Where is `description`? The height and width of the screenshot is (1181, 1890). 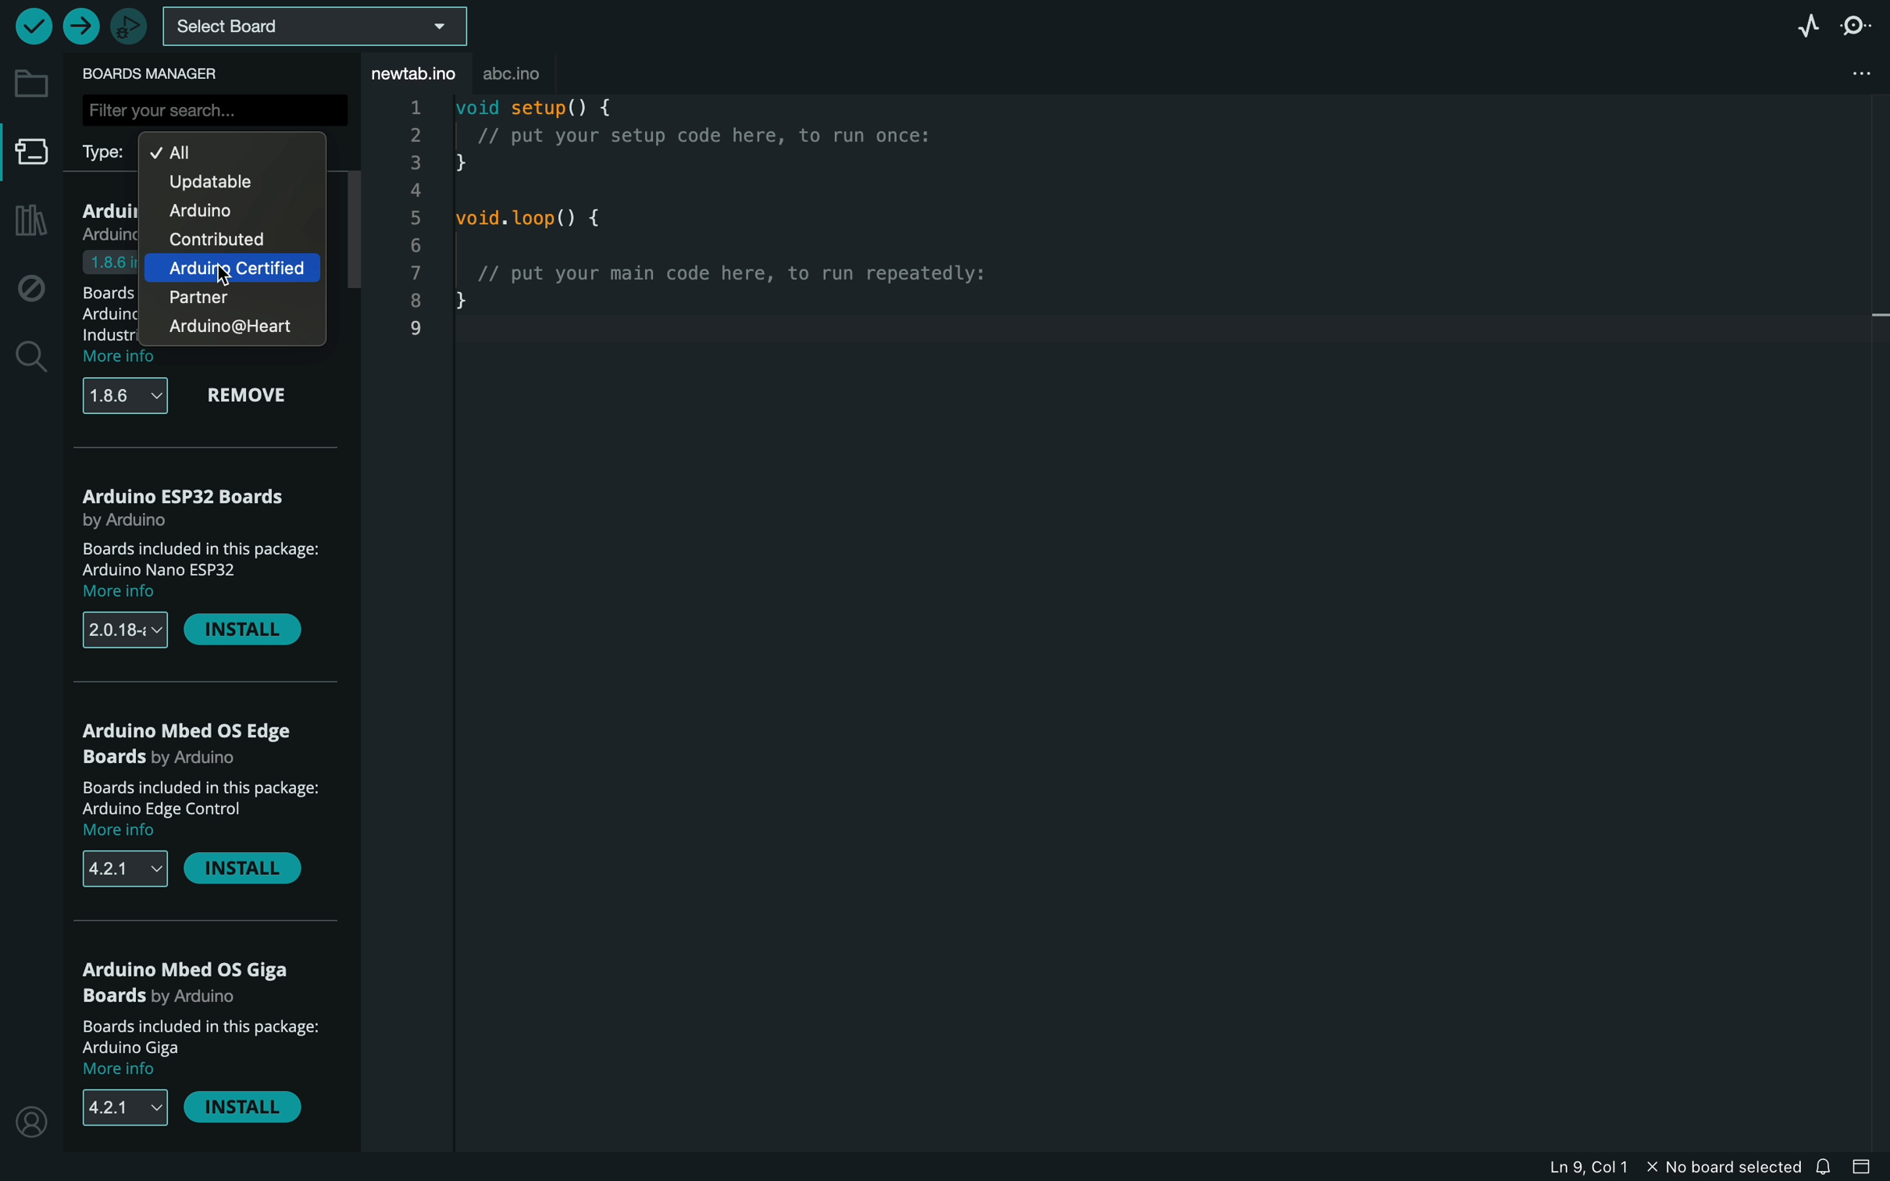
description is located at coordinates (205, 1047).